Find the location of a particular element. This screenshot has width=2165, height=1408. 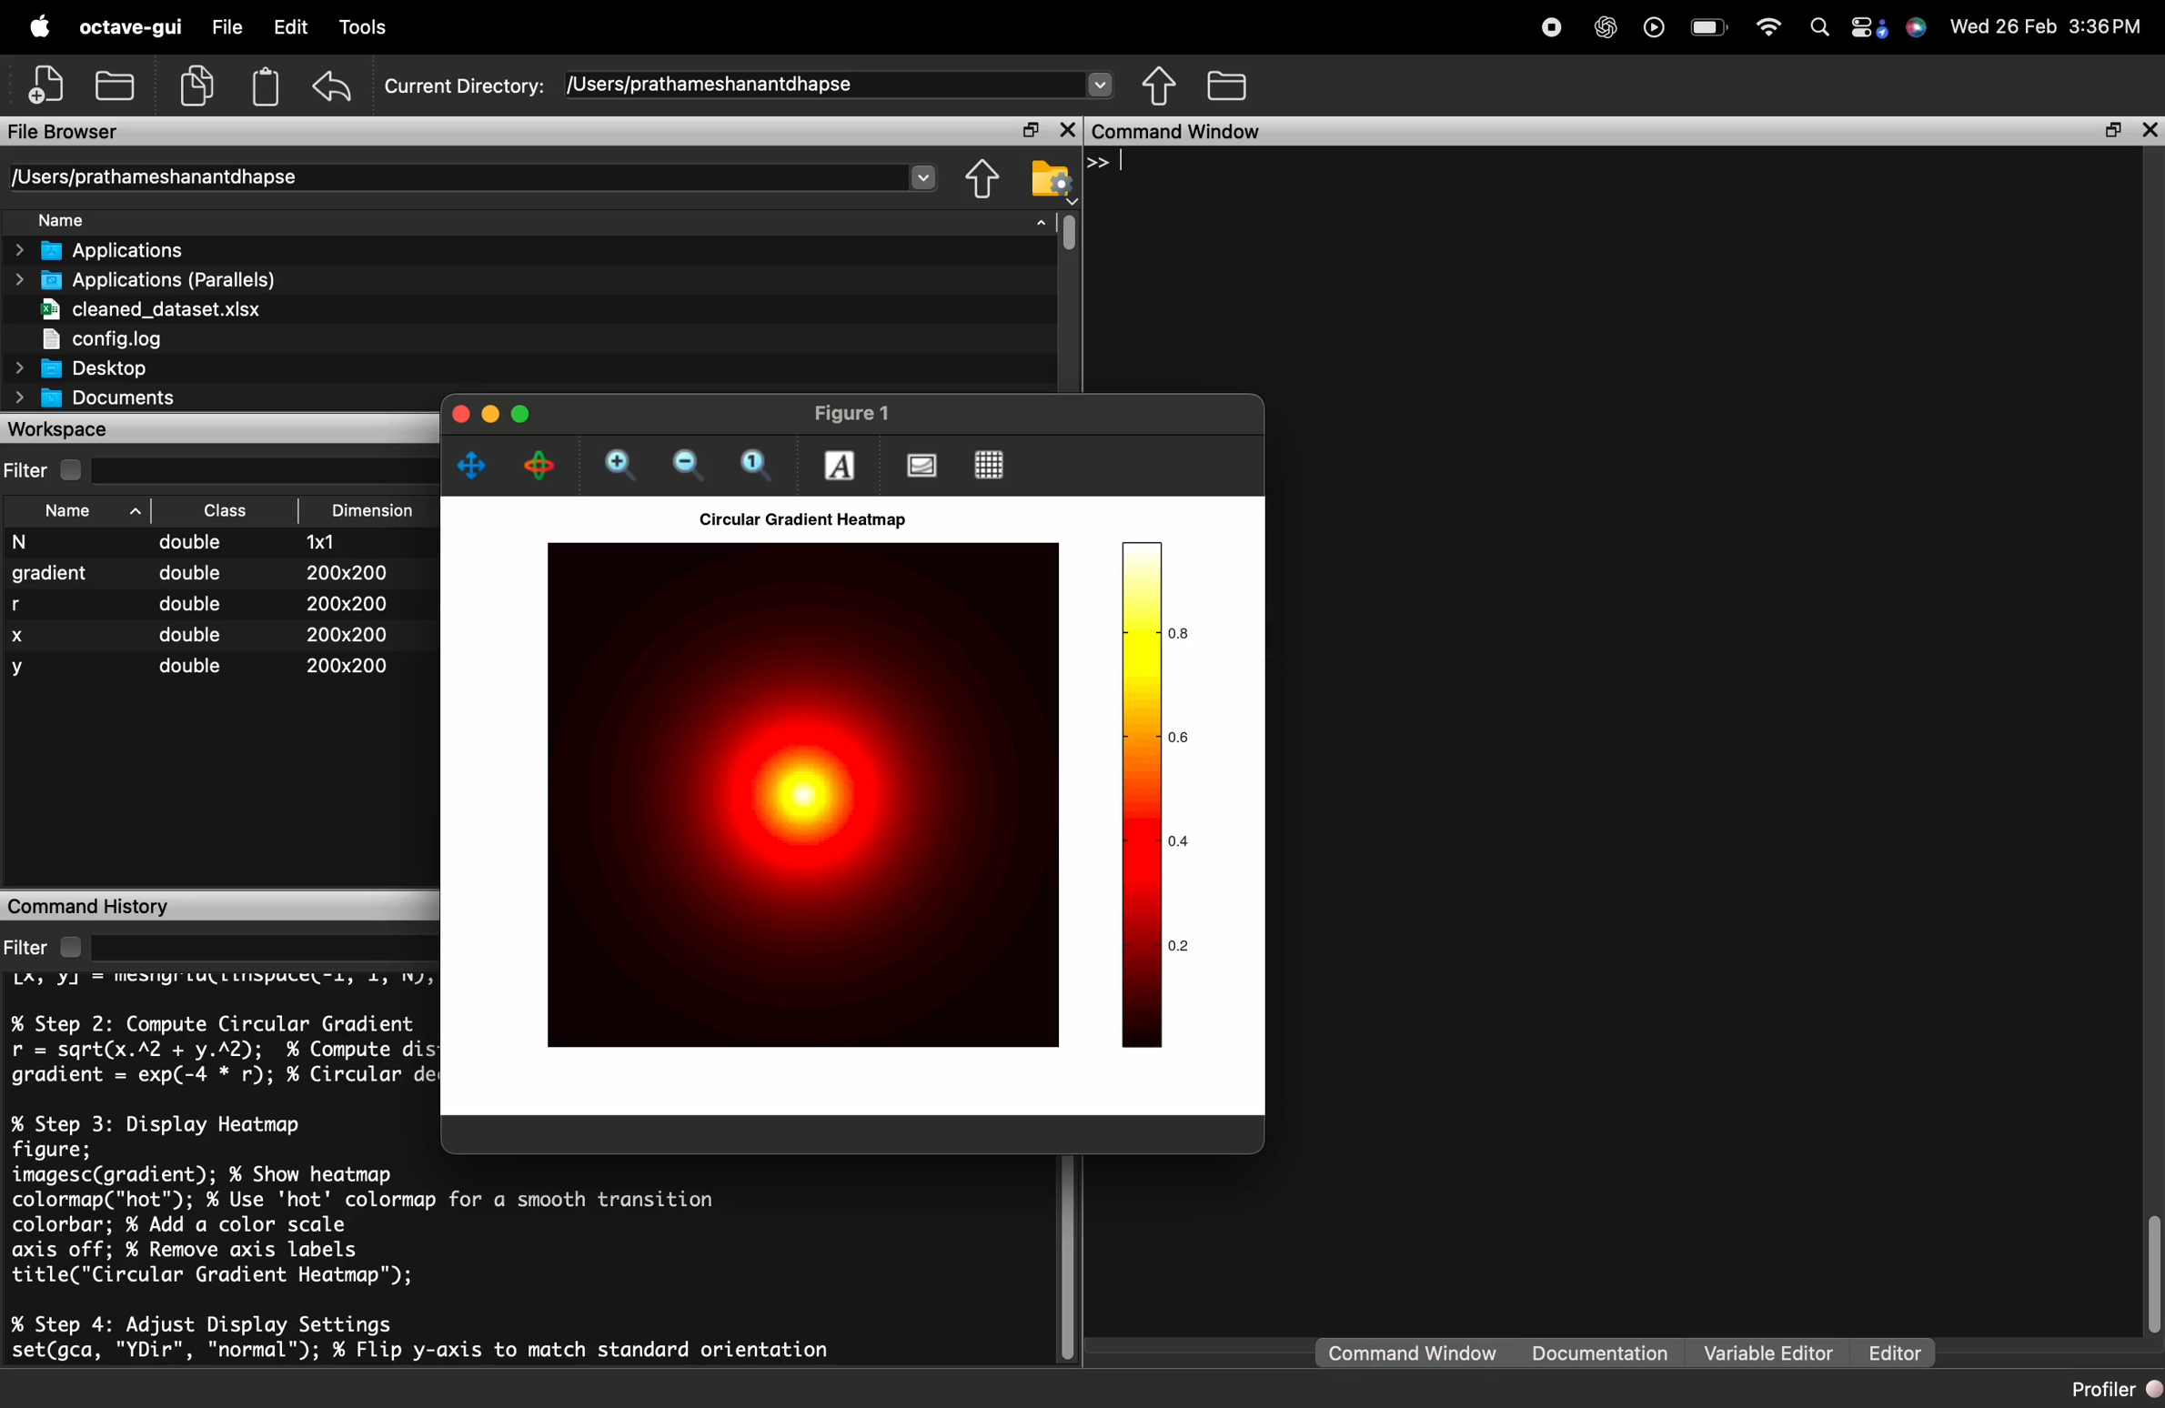

Editor is located at coordinates (1898, 1351).